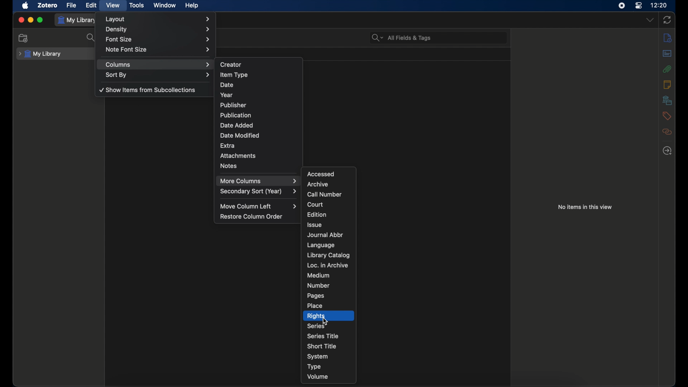 The height and width of the screenshot is (387, 688). What do you see at coordinates (92, 5) in the screenshot?
I see `edit` at bounding box center [92, 5].